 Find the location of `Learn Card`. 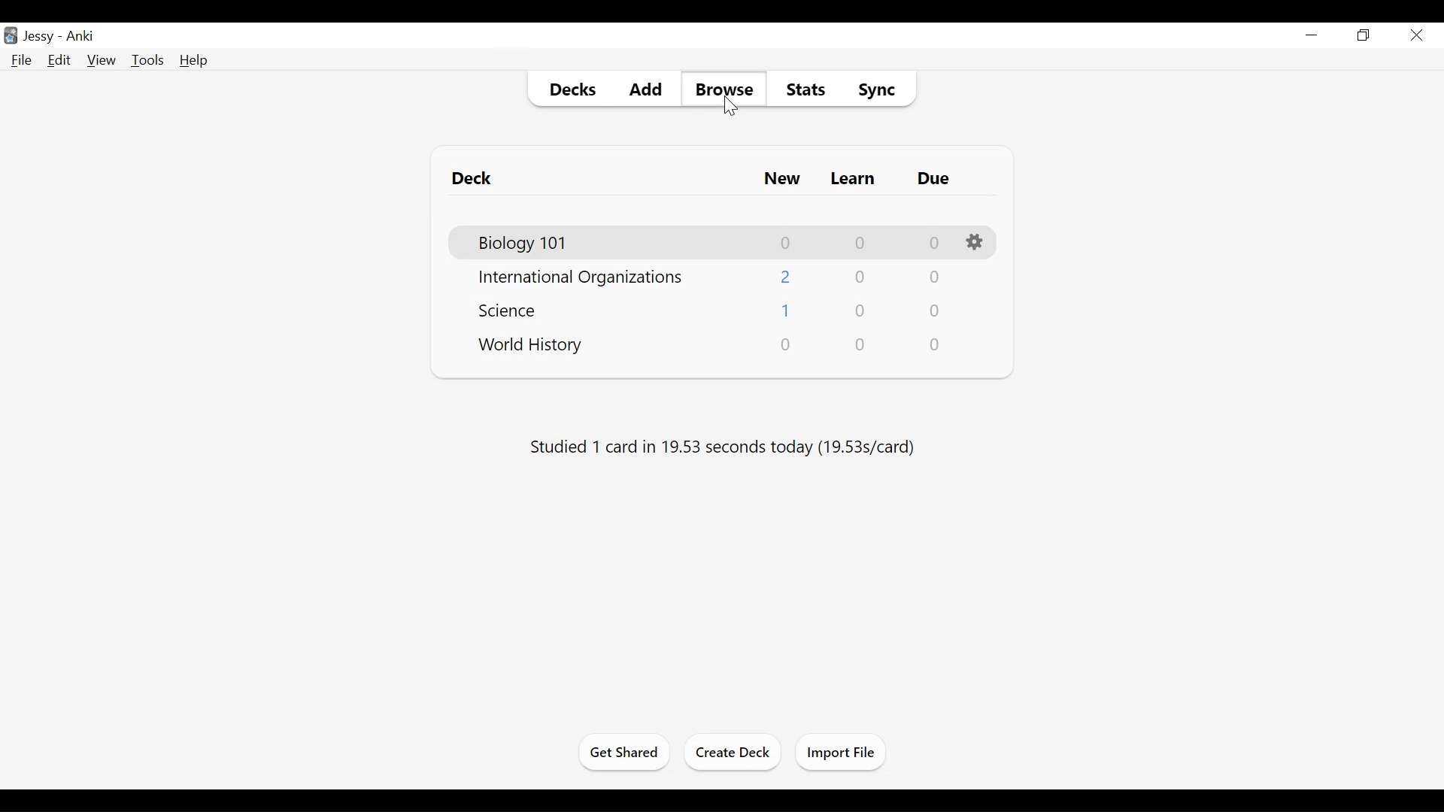

Learn Card is located at coordinates (852, 179).